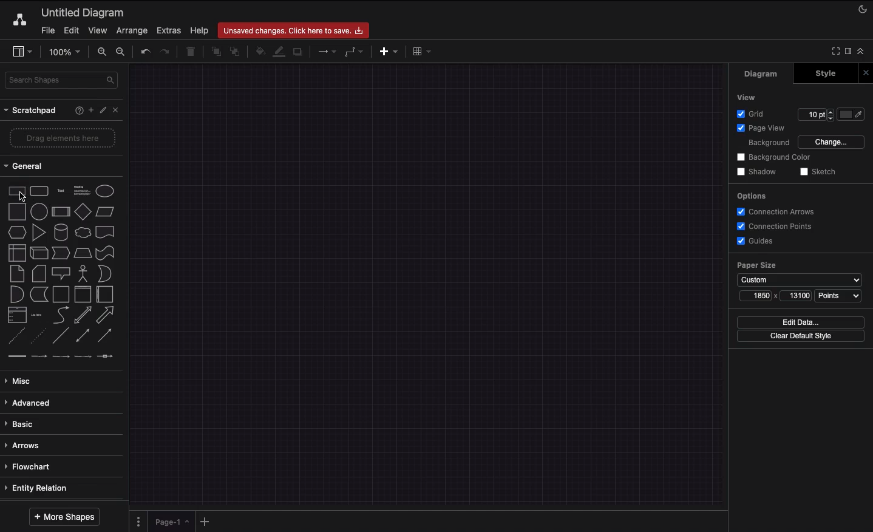 This screenshot has height=532, width=873. Describe the element at coordinates (18, 22) in the screenshot. I see `Draw.io` at that location.